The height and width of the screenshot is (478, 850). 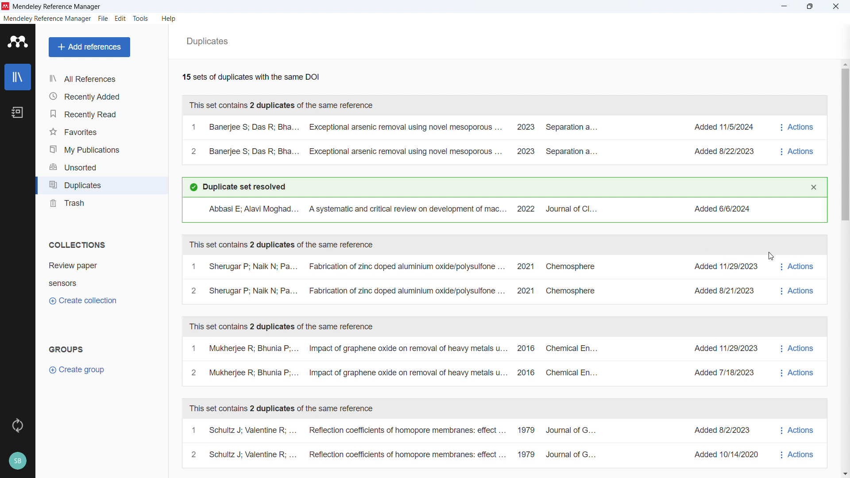 I want to click on Unsorted , so click(x=100, y=166).